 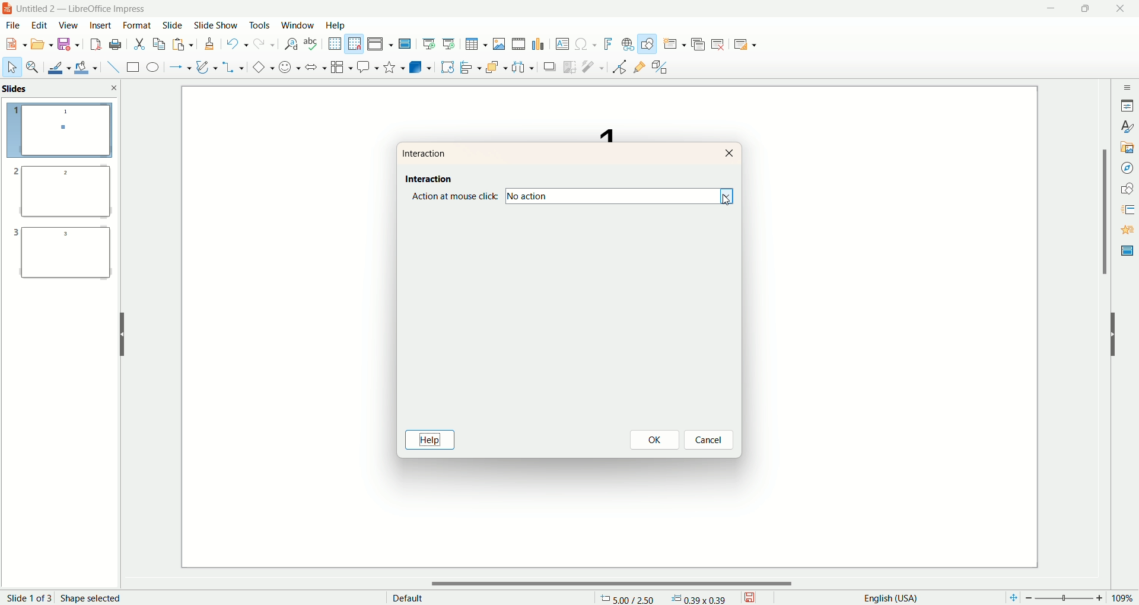 I want to click on gallery, so click(x=1127, y=147).